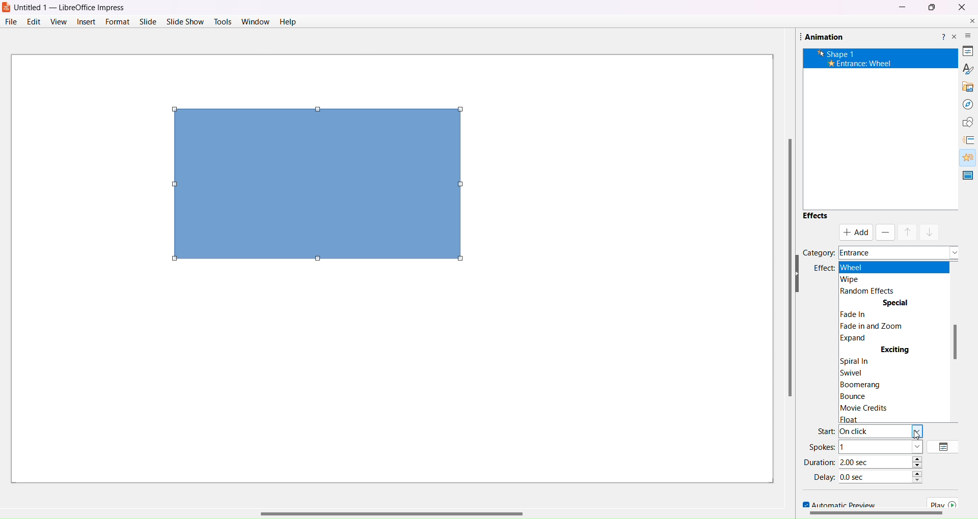 The width and height of the screenshot is (978, 519). Describe the element at coordinates (884, 233) in the screenshot. I see `Remove` at that location.